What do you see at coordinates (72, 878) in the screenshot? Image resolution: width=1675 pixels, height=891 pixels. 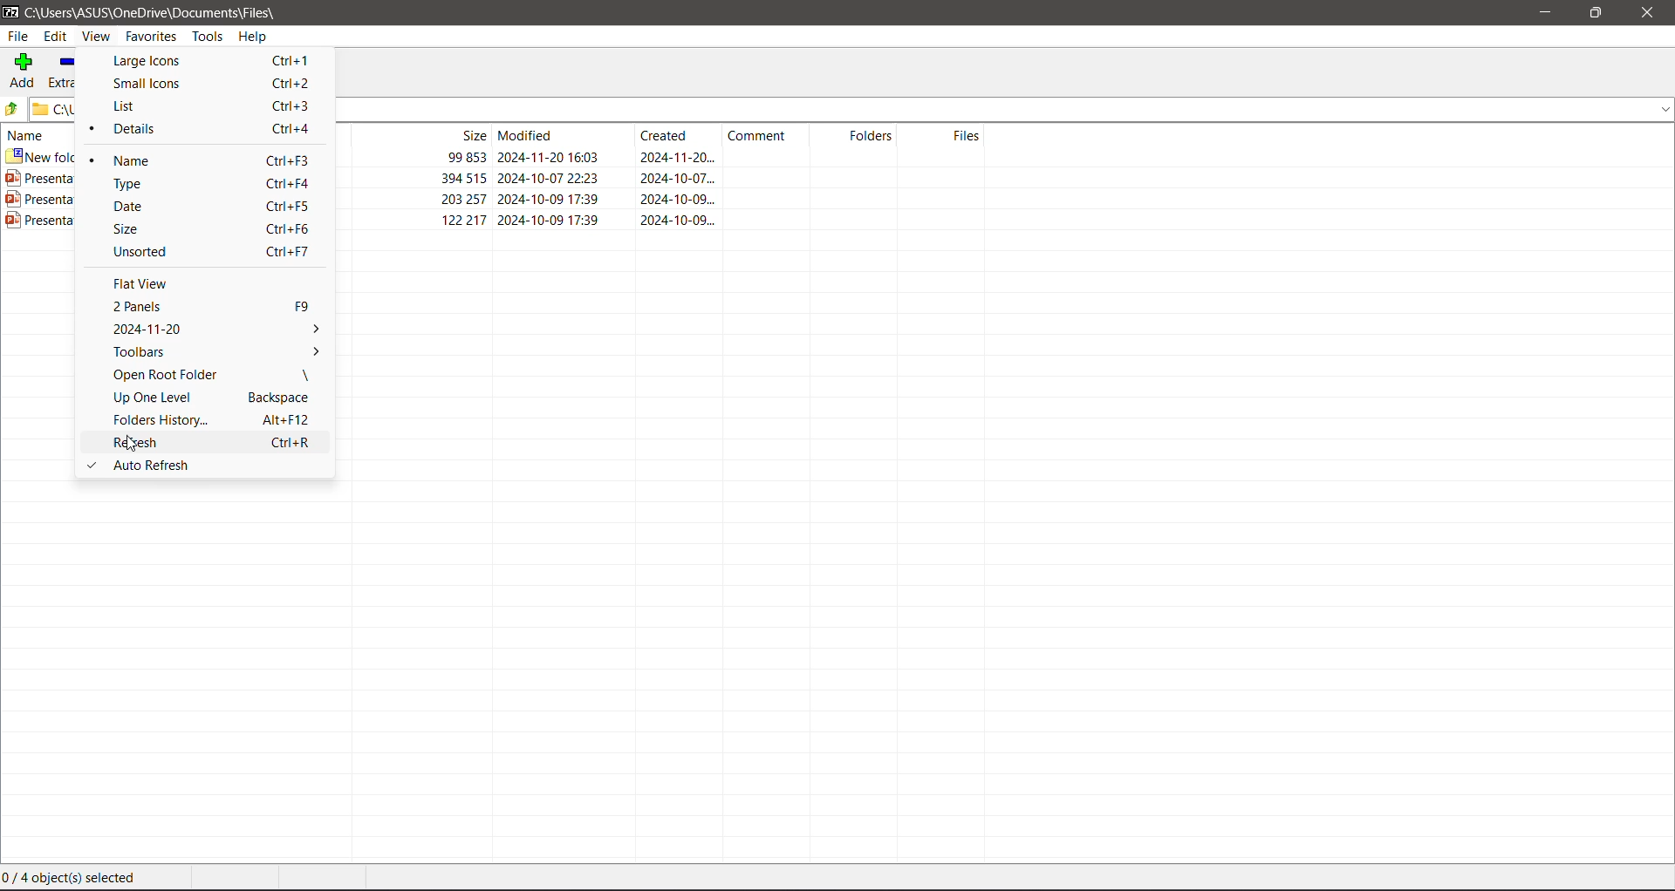 I see `Current selection status` at bounding box center [72, 878].